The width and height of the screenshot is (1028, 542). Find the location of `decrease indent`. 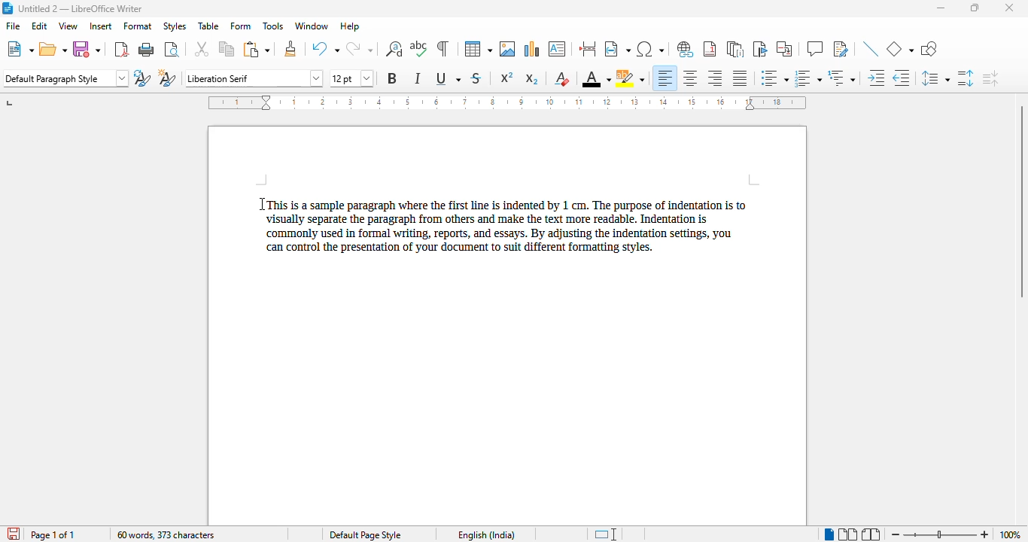

decrease indent is located at coordinates (900, 78).